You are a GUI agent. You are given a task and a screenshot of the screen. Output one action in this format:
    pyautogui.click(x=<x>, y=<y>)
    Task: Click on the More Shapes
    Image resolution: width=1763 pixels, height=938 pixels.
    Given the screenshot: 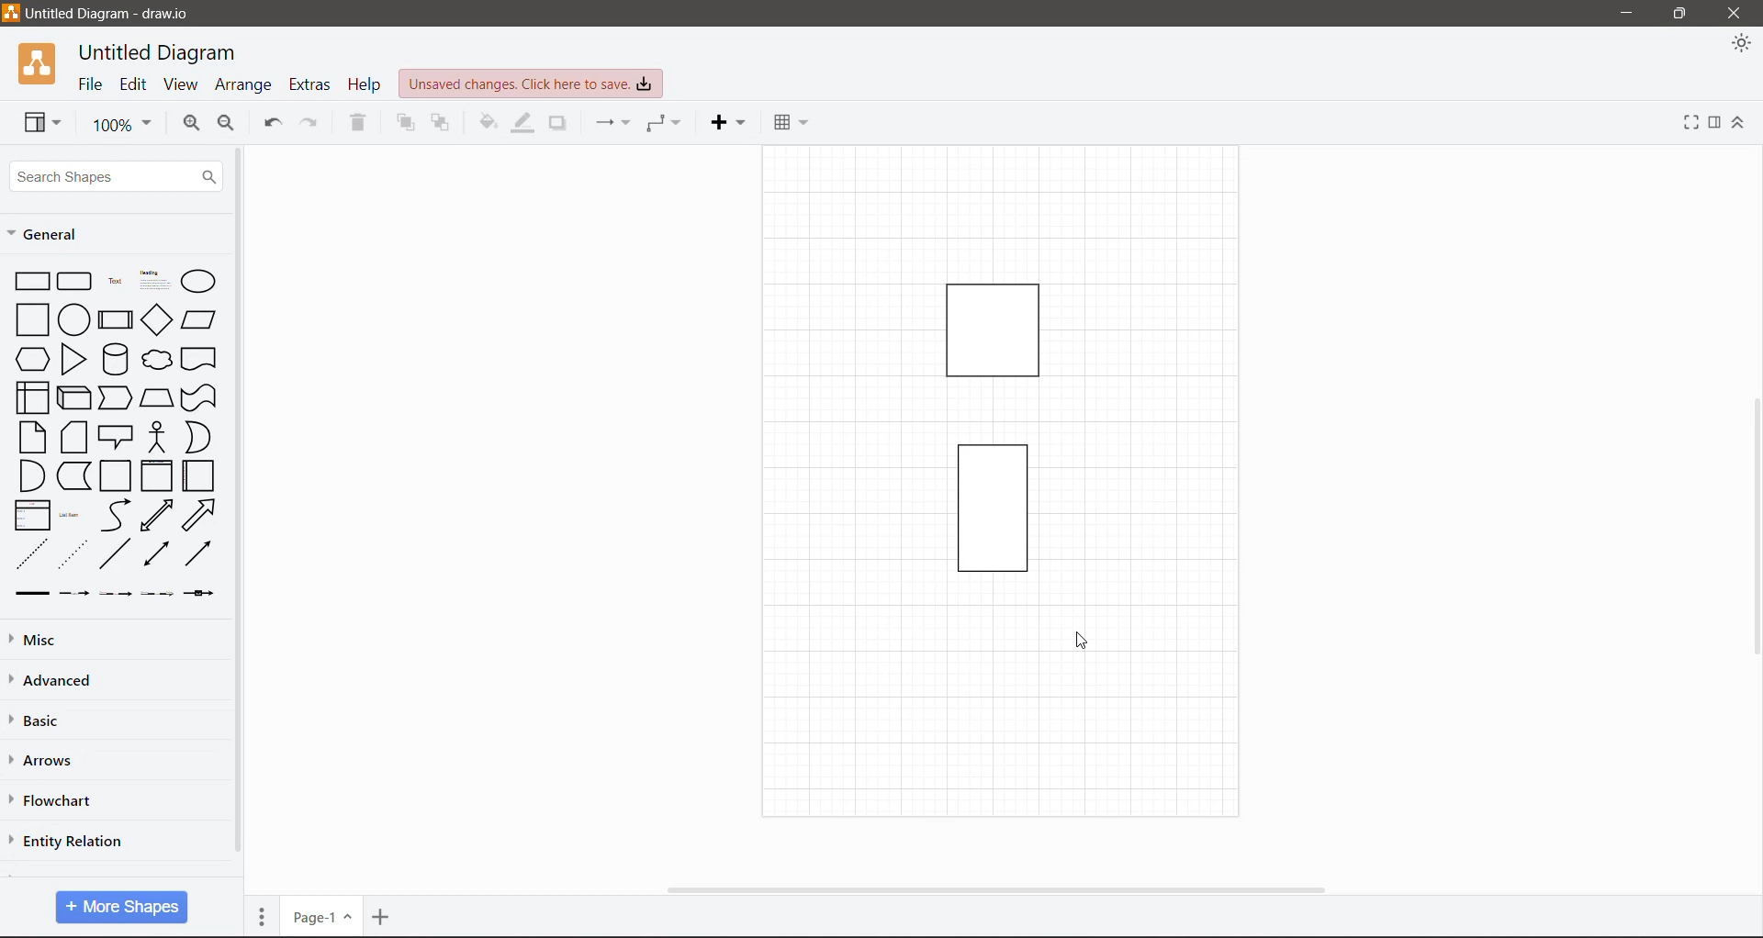 What is the action you would take?
    pyautogui.click(x=121, y=907)
    